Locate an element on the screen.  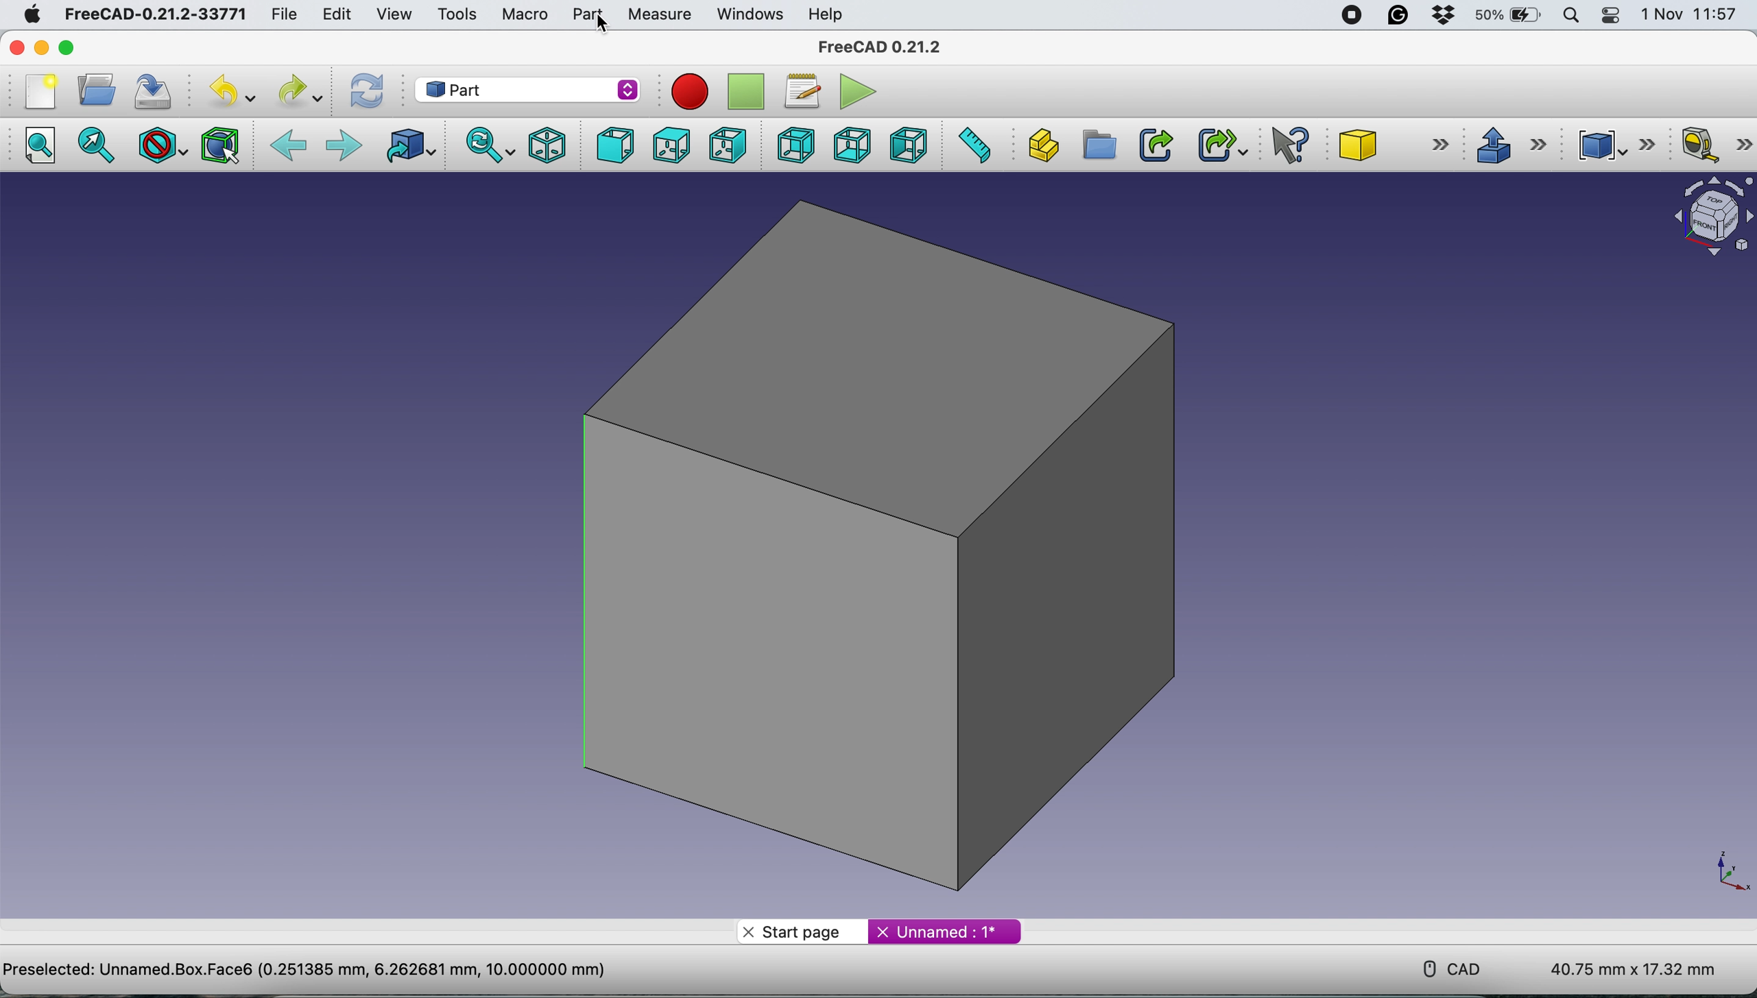
cube is located at coordinates (1393, 144).